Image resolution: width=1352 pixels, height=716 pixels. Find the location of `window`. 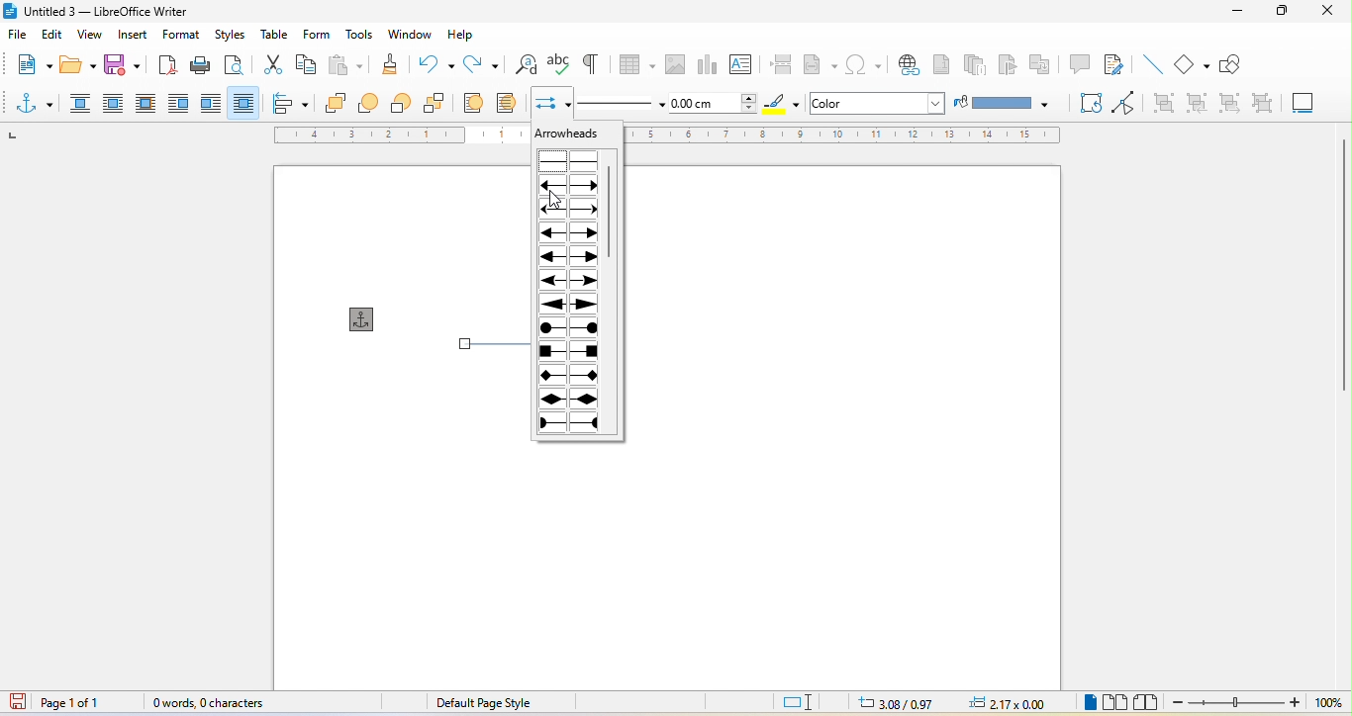

window is located at coordinates (410, 35).